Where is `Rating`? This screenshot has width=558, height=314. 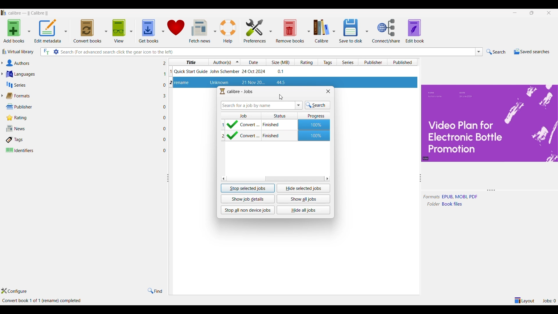
Rating is located at coordinates (83, 118).